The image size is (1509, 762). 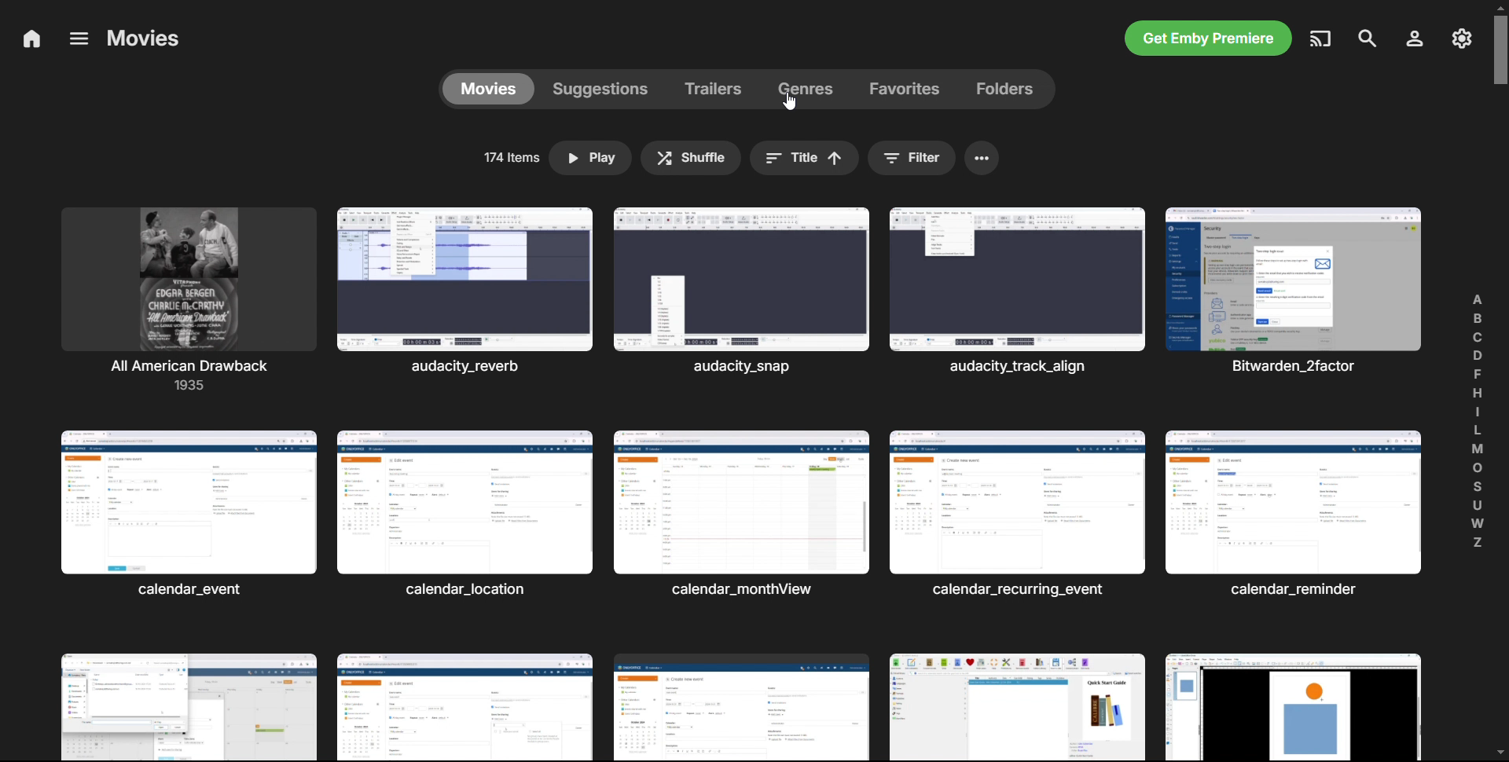 I want to click on play, so click(x=589, y=159).